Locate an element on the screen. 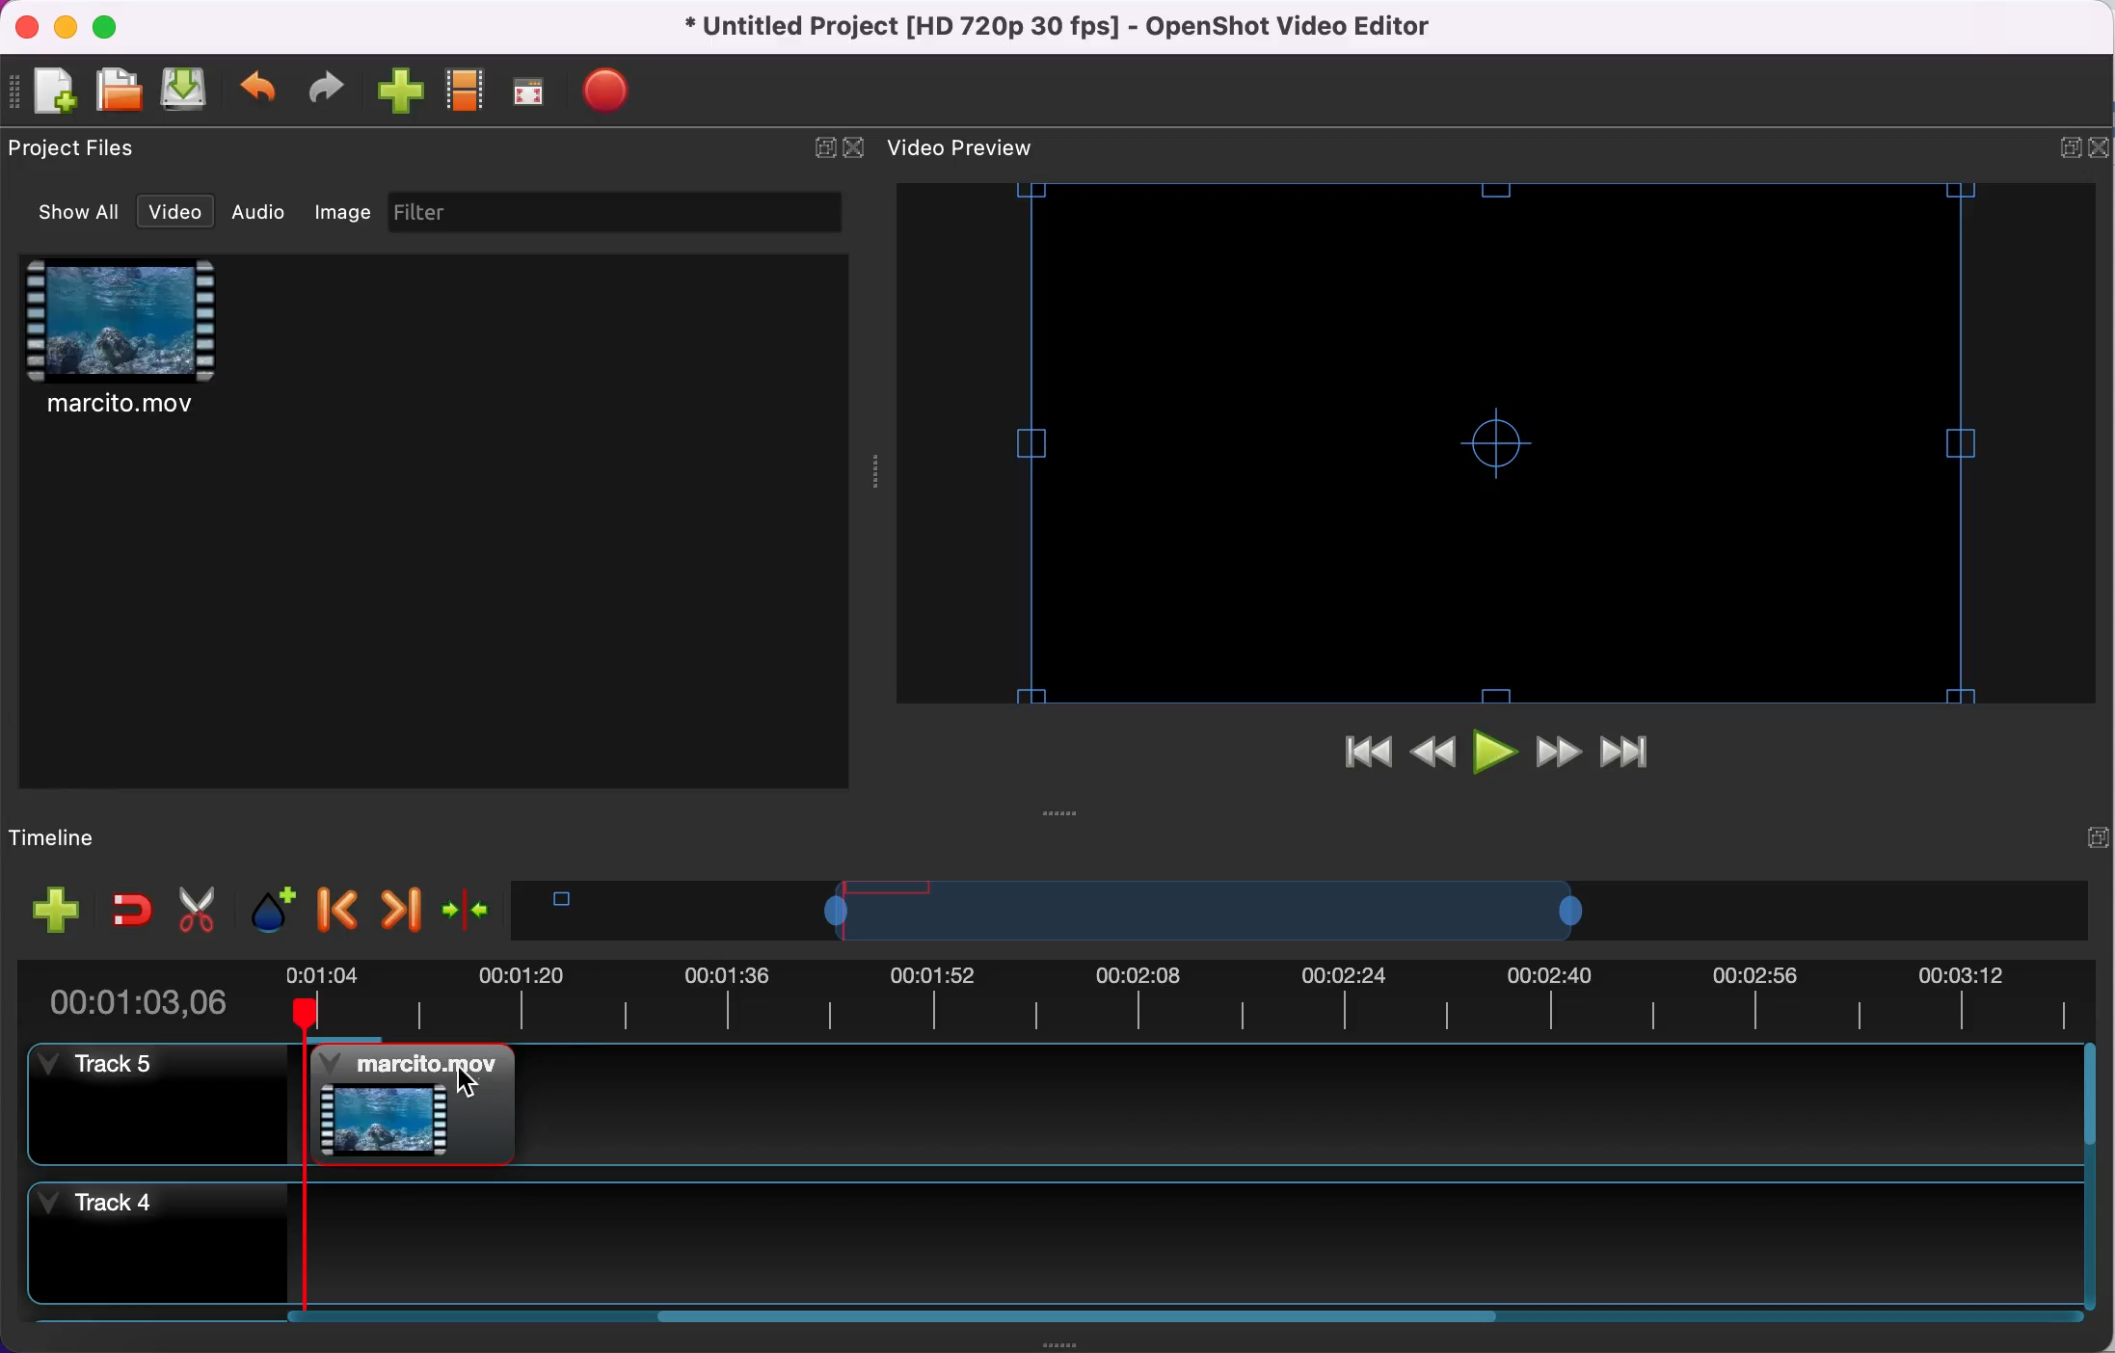 This screenshot has width=2115, height=1353. jump to start is located at coordinates (1372, 756).